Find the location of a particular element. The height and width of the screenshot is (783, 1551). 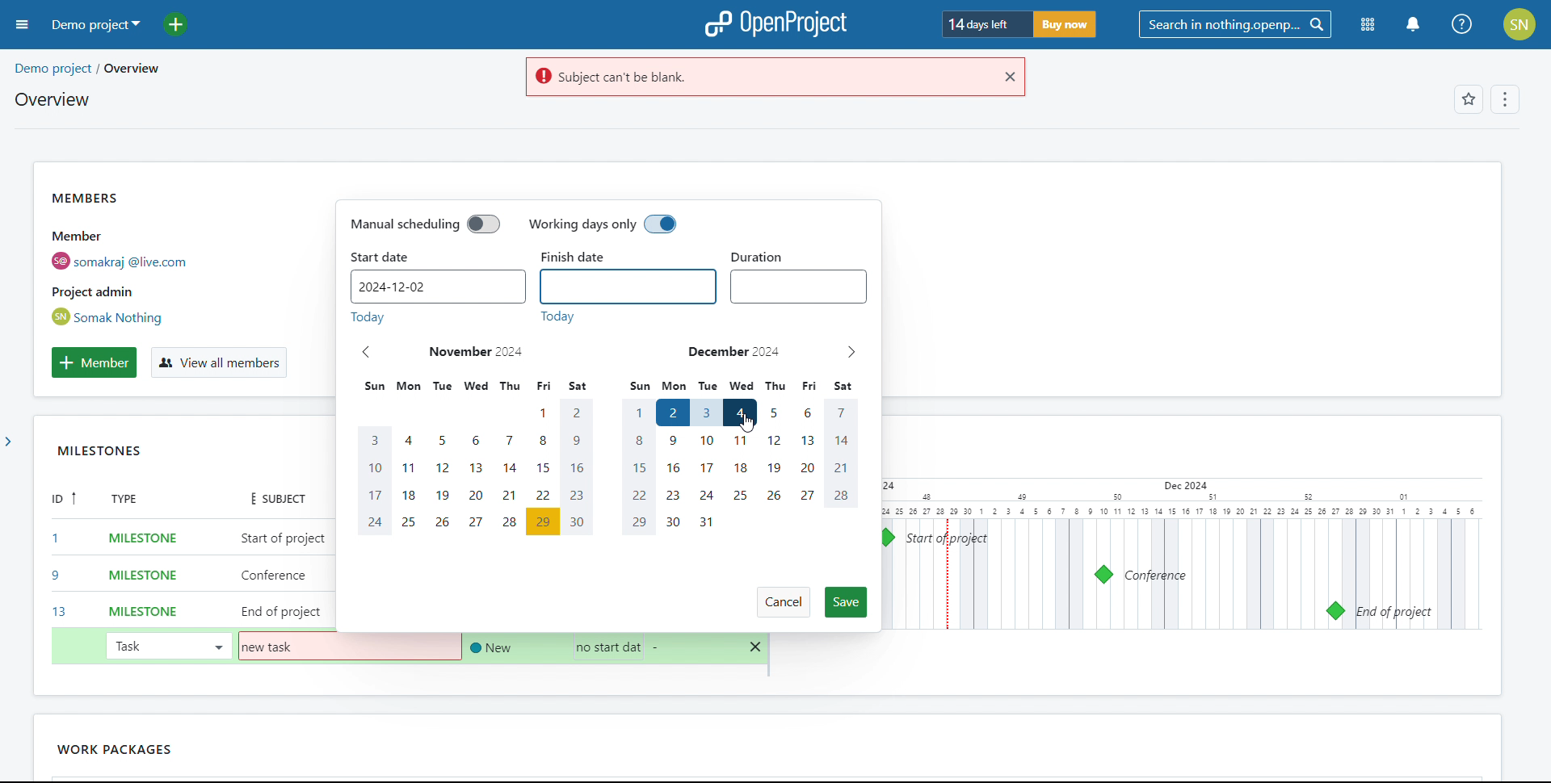

milestone 13 is located at coordinates (1335, 611).